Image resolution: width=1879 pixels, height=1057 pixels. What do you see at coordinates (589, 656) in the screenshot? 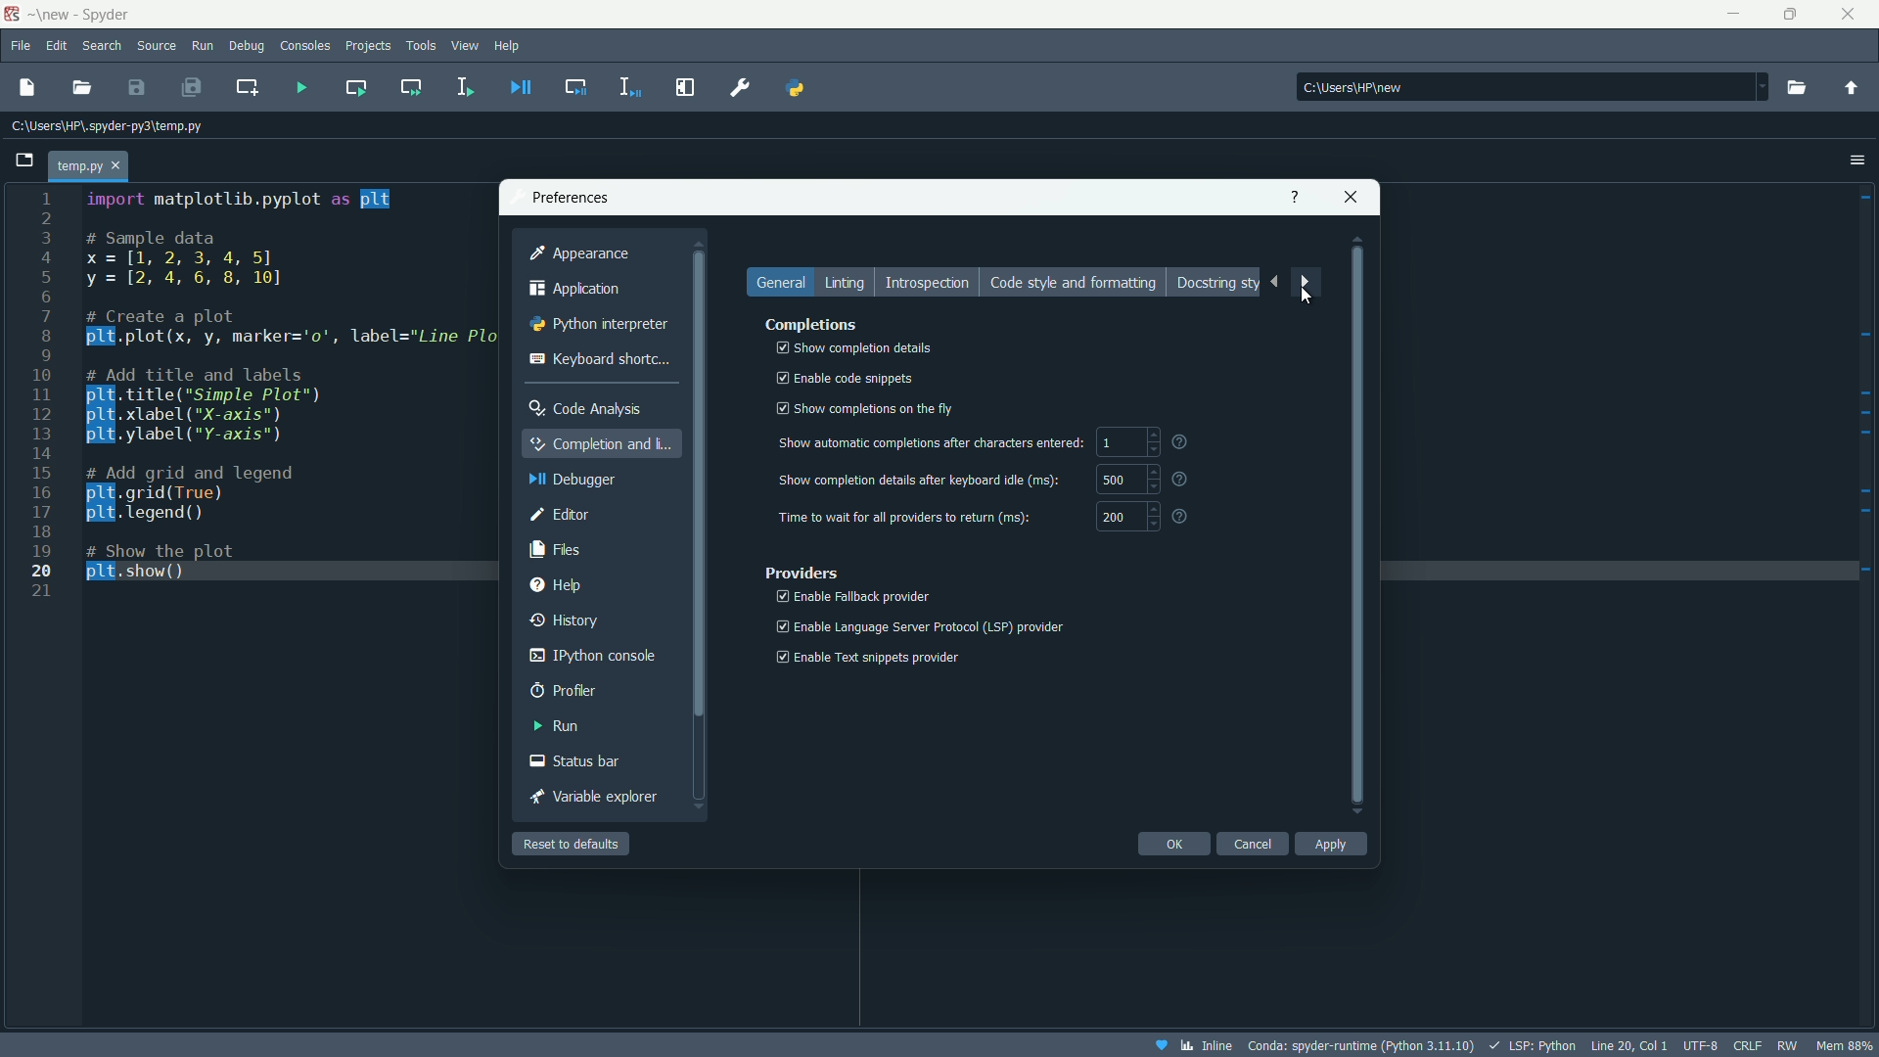
I see `ipython console` at bounding box center [589, 656].